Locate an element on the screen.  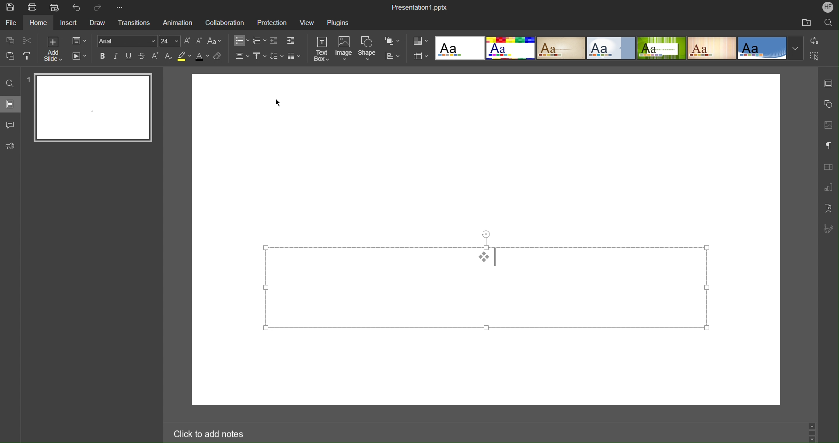
Custom Bullet List is located at coordinates (486, 258).